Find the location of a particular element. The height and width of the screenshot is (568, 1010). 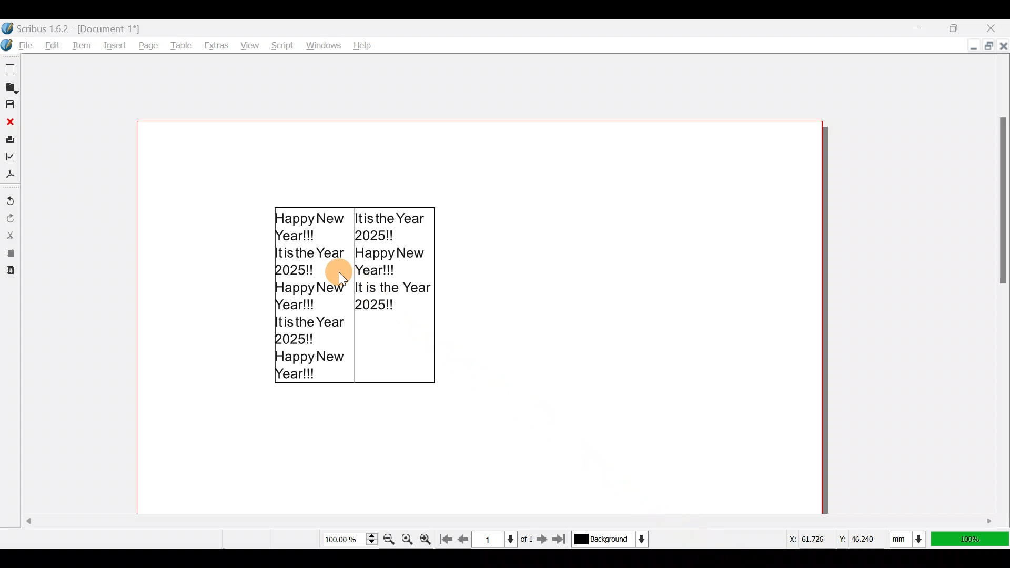

Save as PDF is located at coordinates (12, 176).